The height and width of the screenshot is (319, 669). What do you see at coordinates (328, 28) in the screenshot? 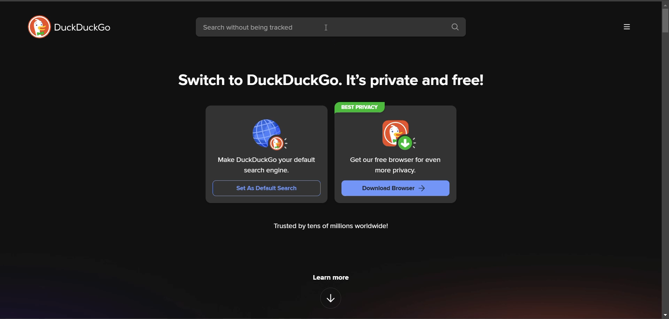
I see `cursor` at bounding box center [328, 28].